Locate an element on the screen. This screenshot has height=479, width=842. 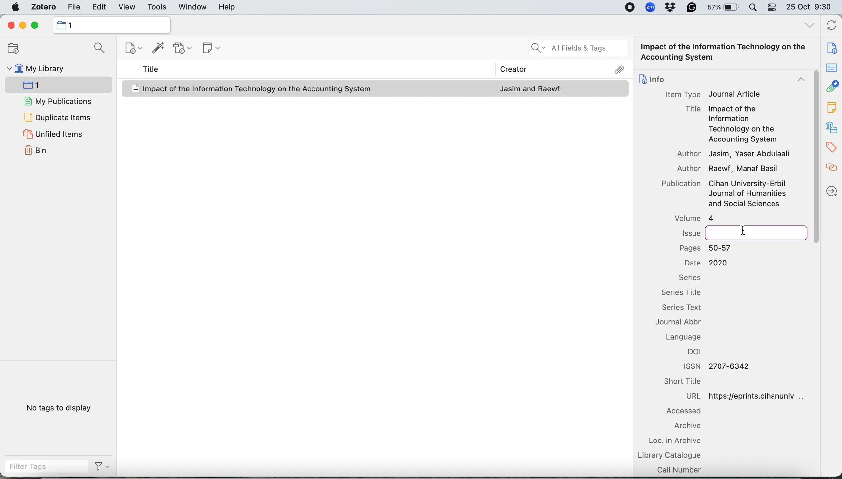
new item is located at coordinates (133, 49).